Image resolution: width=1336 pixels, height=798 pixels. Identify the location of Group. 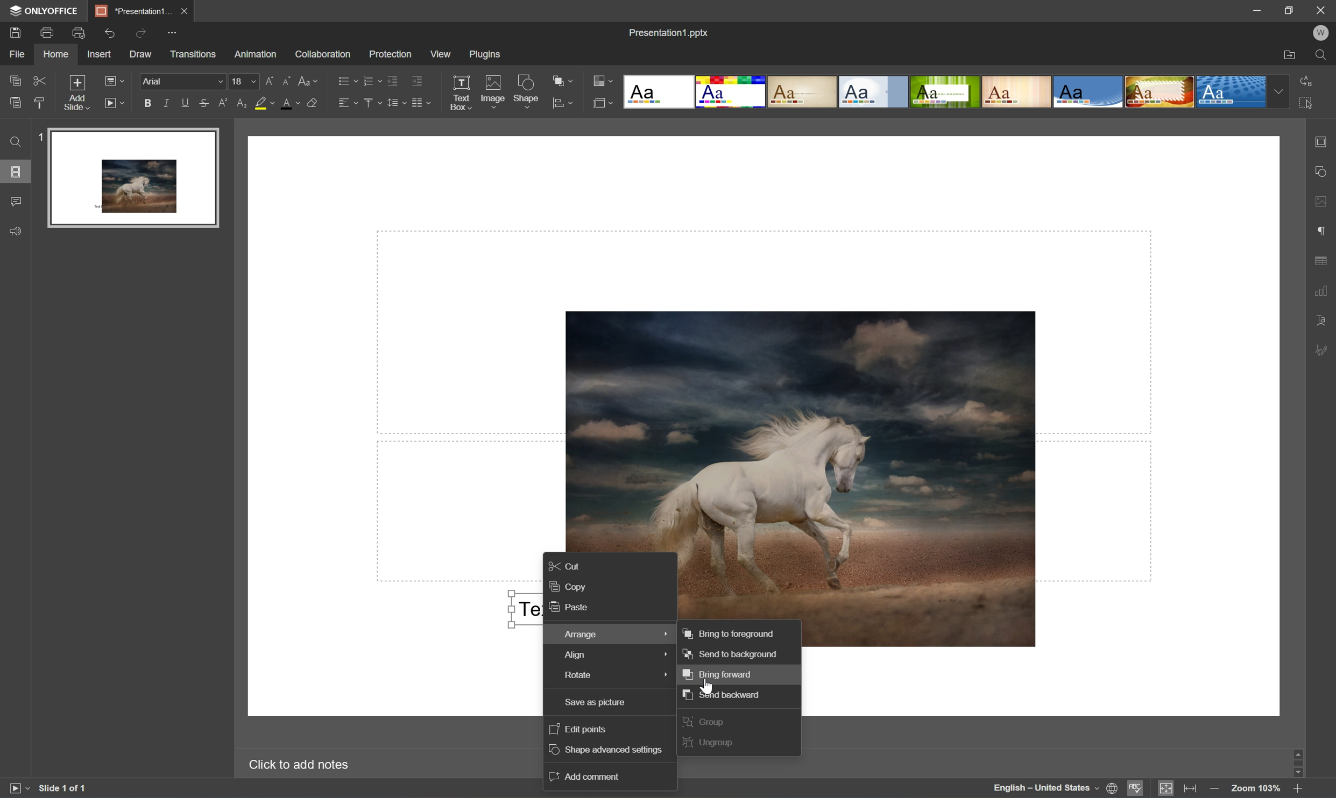
(705, 721).